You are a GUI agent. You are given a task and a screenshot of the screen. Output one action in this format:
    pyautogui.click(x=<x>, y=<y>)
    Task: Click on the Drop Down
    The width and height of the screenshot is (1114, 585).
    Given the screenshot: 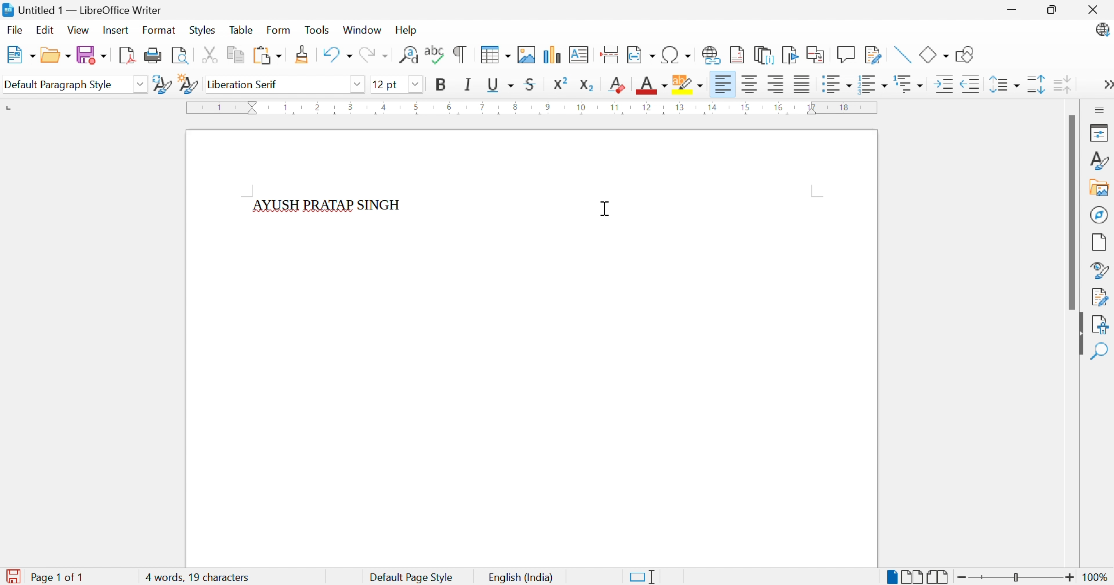 What is the action you would take?
    pyautogui.click(x=142, y=85)
    